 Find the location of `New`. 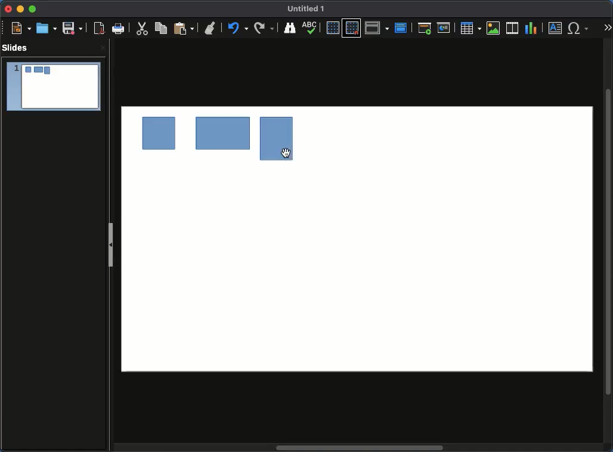

New is located at coordinates (18, 28).